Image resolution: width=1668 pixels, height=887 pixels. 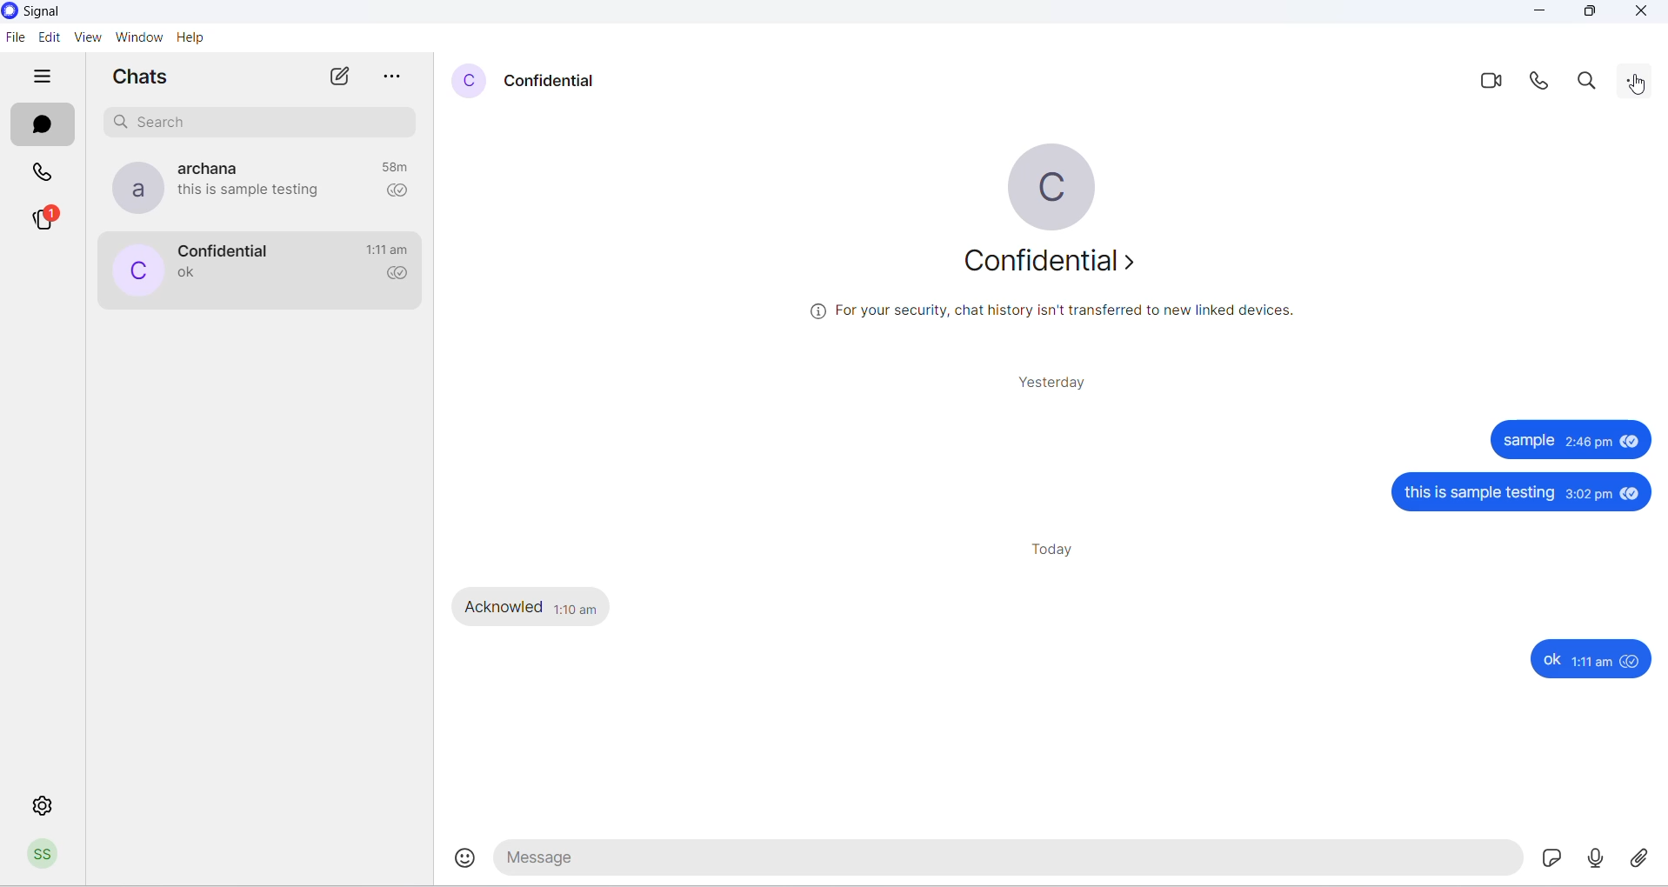 What do you see at coordinates (394, 192) in the screenshot?
I see `read recipient` at bounding box center [394, 192].